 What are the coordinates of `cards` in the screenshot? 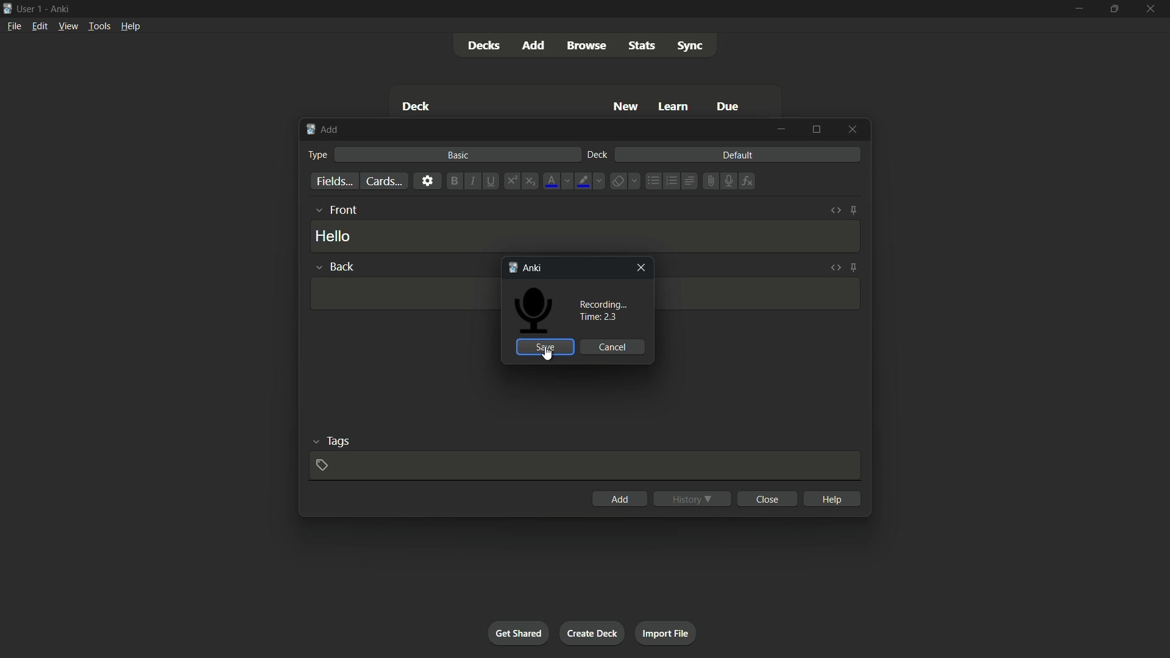 It's located at (383, 182).